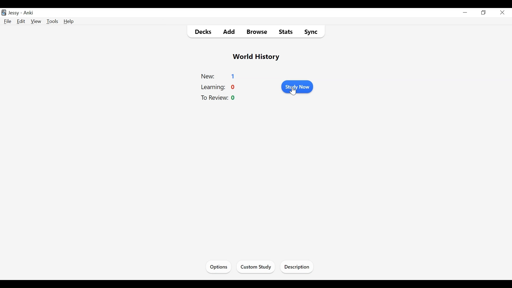 Image resolution: width=512 pixels, height=288 pixels. I want to click on Edit, so click(21, 21).